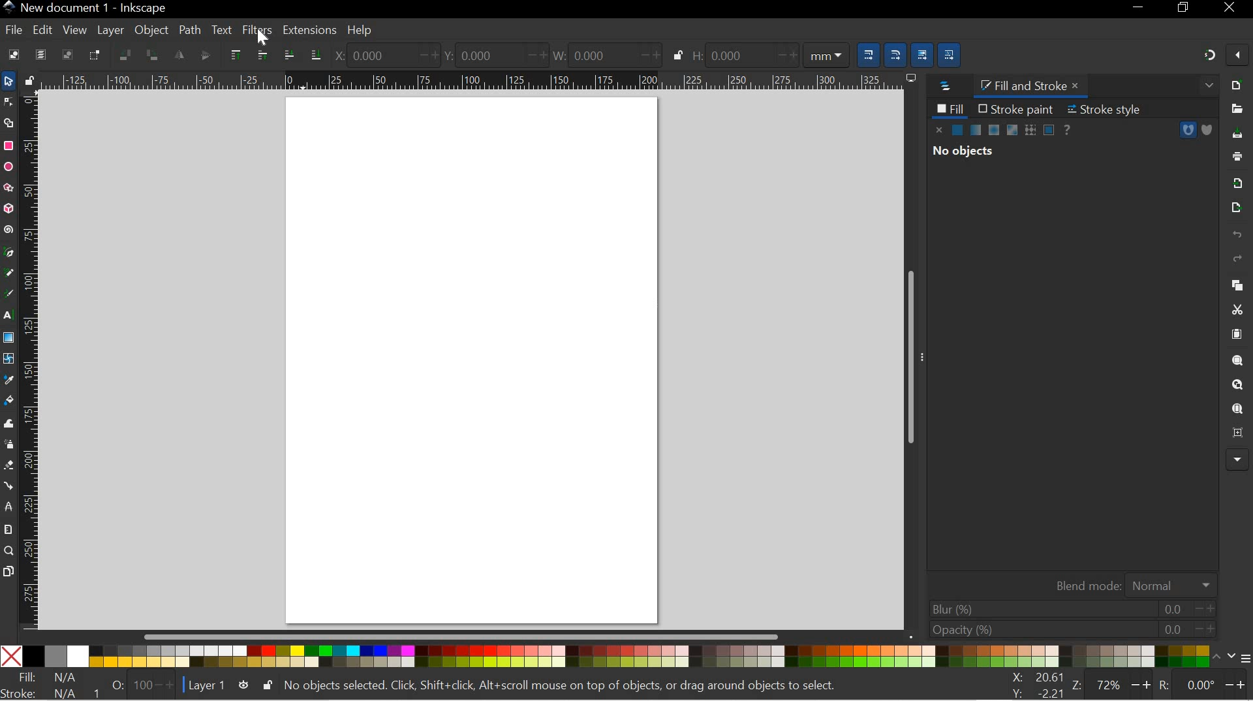  What do you see at coordinates (1206, 130) in the screenshot?
I see `SOLID FILL` at bounding box center [1206, 130].